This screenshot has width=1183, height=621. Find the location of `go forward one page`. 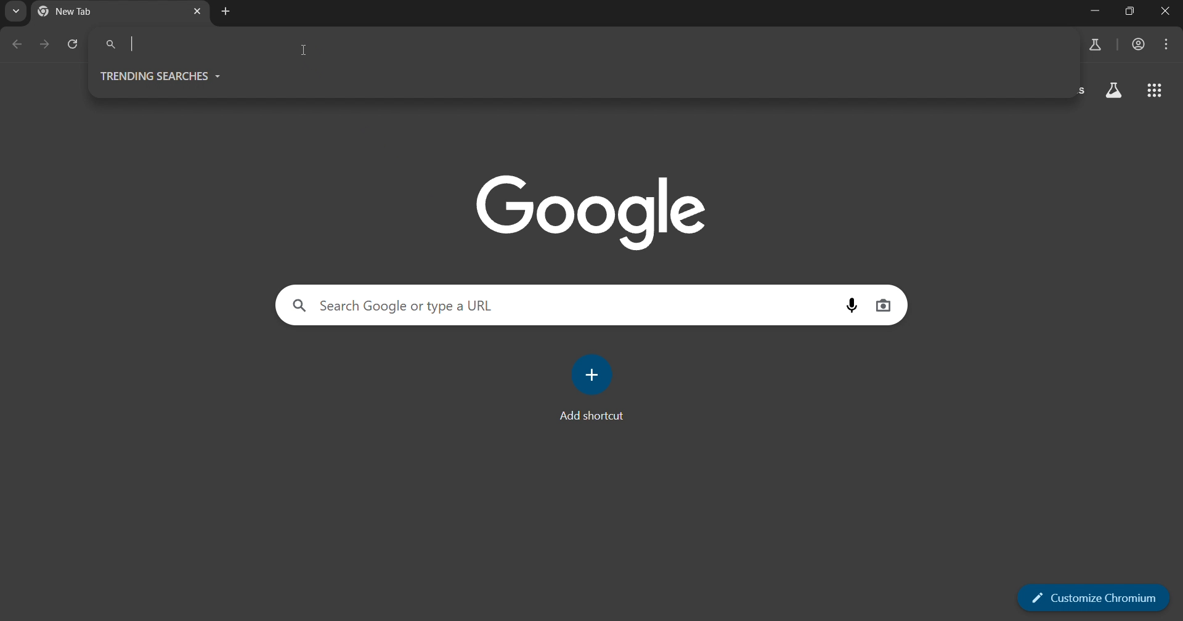

go forward one page is located at coordinates (45, 45).